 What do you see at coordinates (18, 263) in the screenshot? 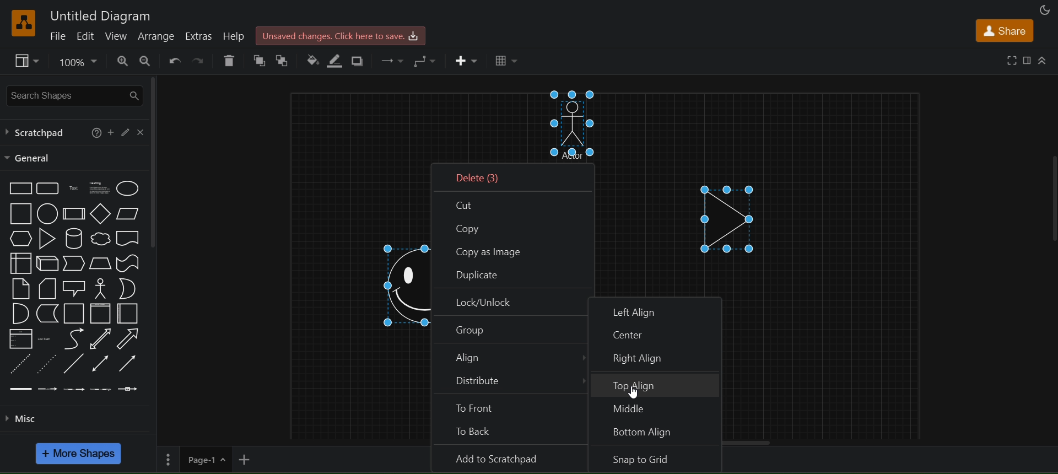
I see `internal storage` at bounding box center [18, 263].